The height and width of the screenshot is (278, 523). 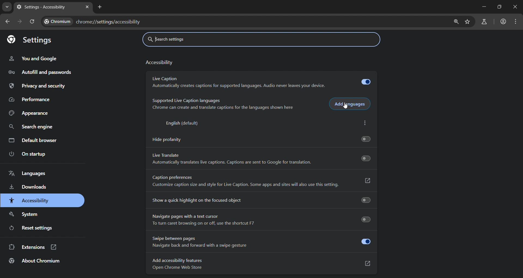 I want to click on bookmark page, so click(x=469, y=22).